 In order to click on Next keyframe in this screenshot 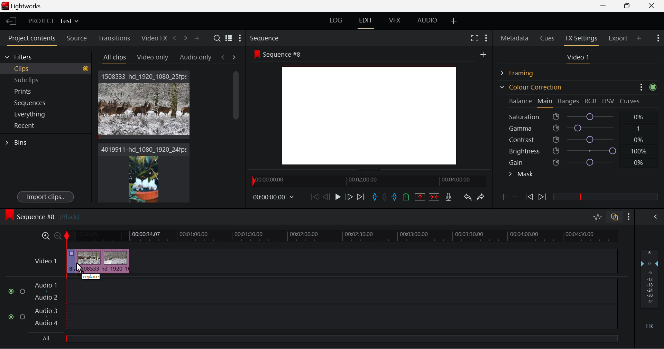, I will do `click(543, 197)`.